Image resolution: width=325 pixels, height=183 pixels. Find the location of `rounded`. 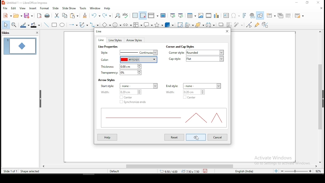

rounded is located at coordinates (205, 53).